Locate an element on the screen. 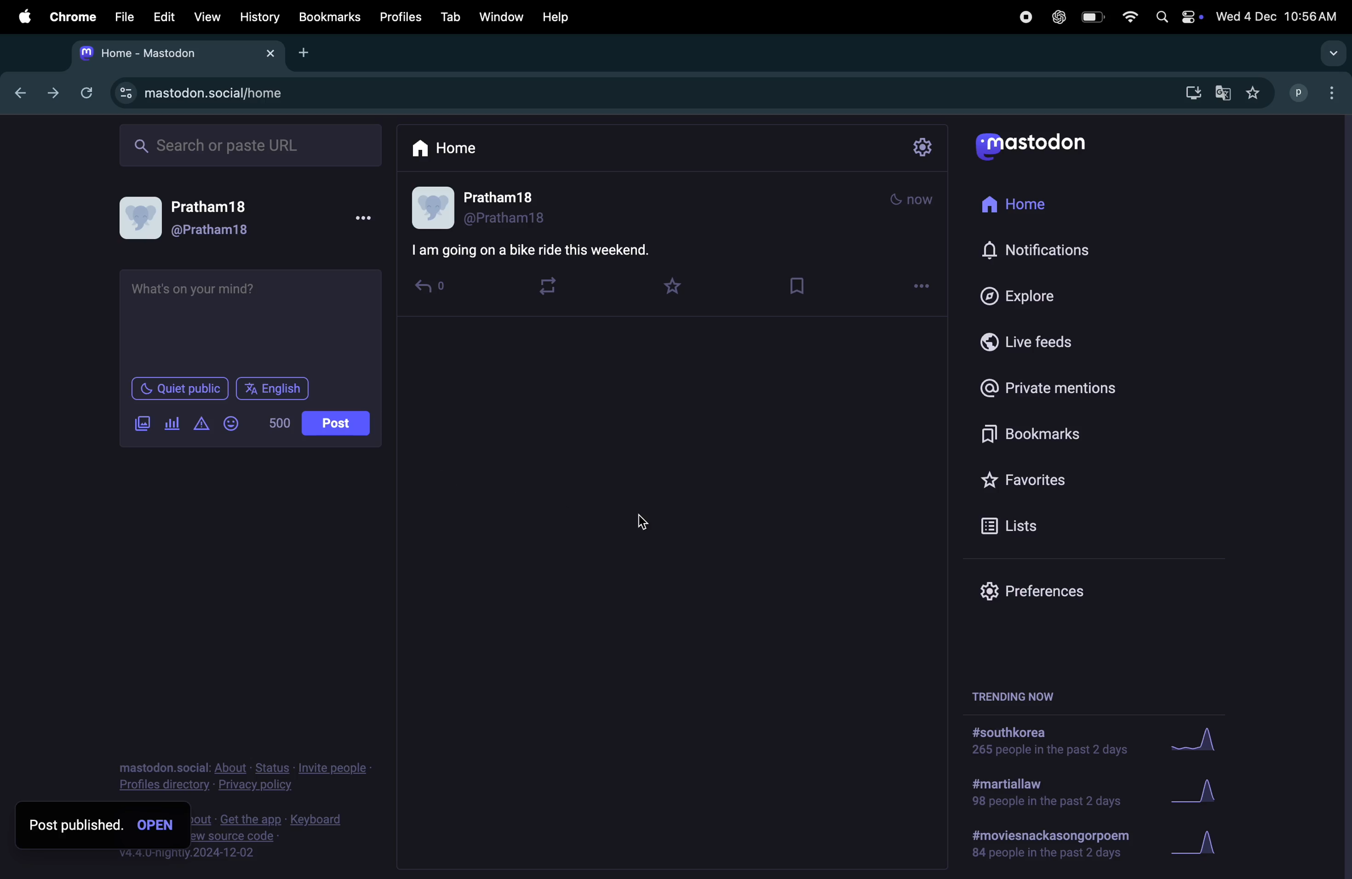 The height and width of the screenshot is (879, 1352). history is located at coordinates (260, 16).